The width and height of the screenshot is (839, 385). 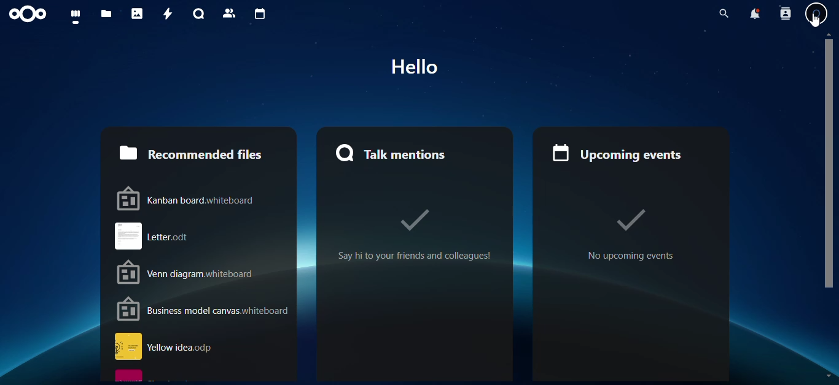 What do you see at coordinates (415, 221) in the screenshot?
I see `Tick mark` at bounding box center [415, 221].